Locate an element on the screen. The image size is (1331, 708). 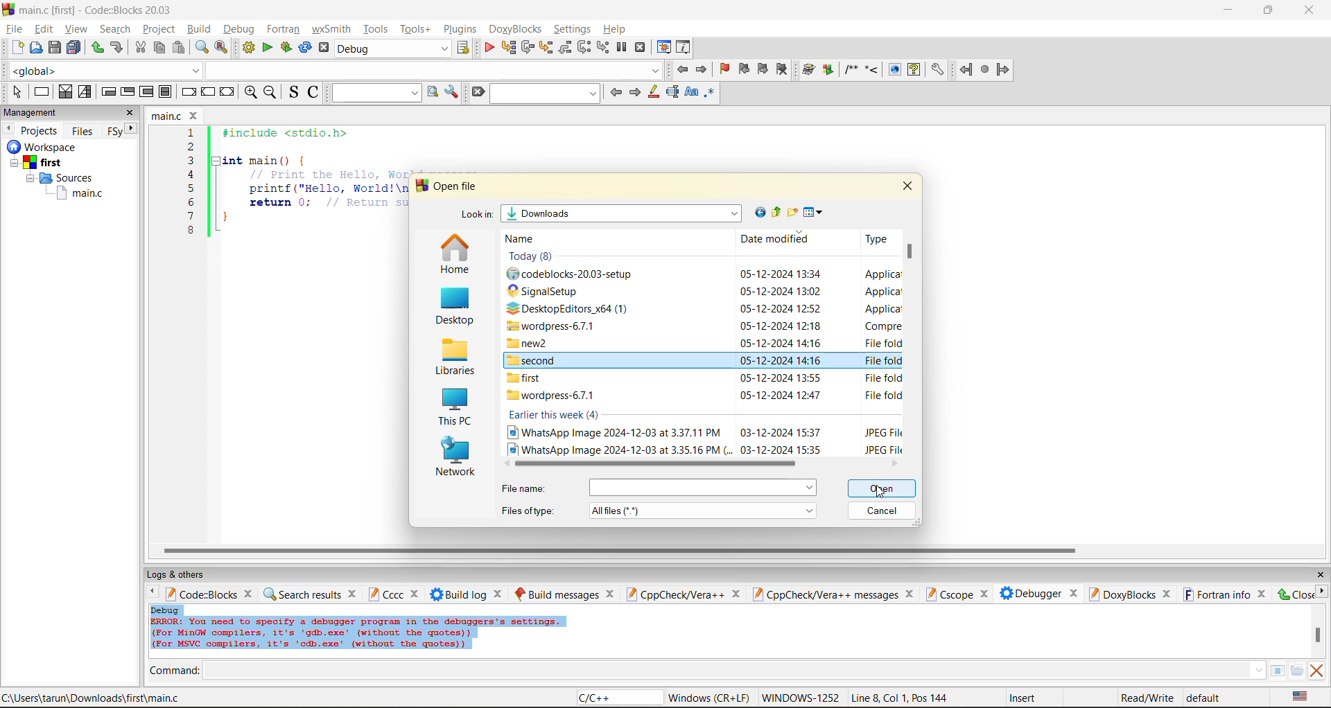
cancel is located at coordinates (882, 512).